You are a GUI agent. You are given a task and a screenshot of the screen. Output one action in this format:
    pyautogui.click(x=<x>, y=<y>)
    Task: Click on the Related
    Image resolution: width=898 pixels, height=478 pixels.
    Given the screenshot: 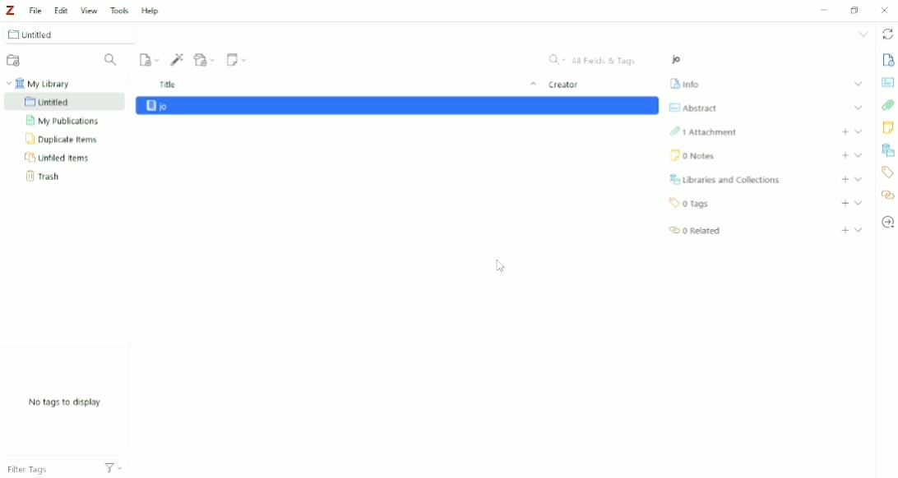 What is the action you would take?
    pyautogui.click(x=886, y=195)
    